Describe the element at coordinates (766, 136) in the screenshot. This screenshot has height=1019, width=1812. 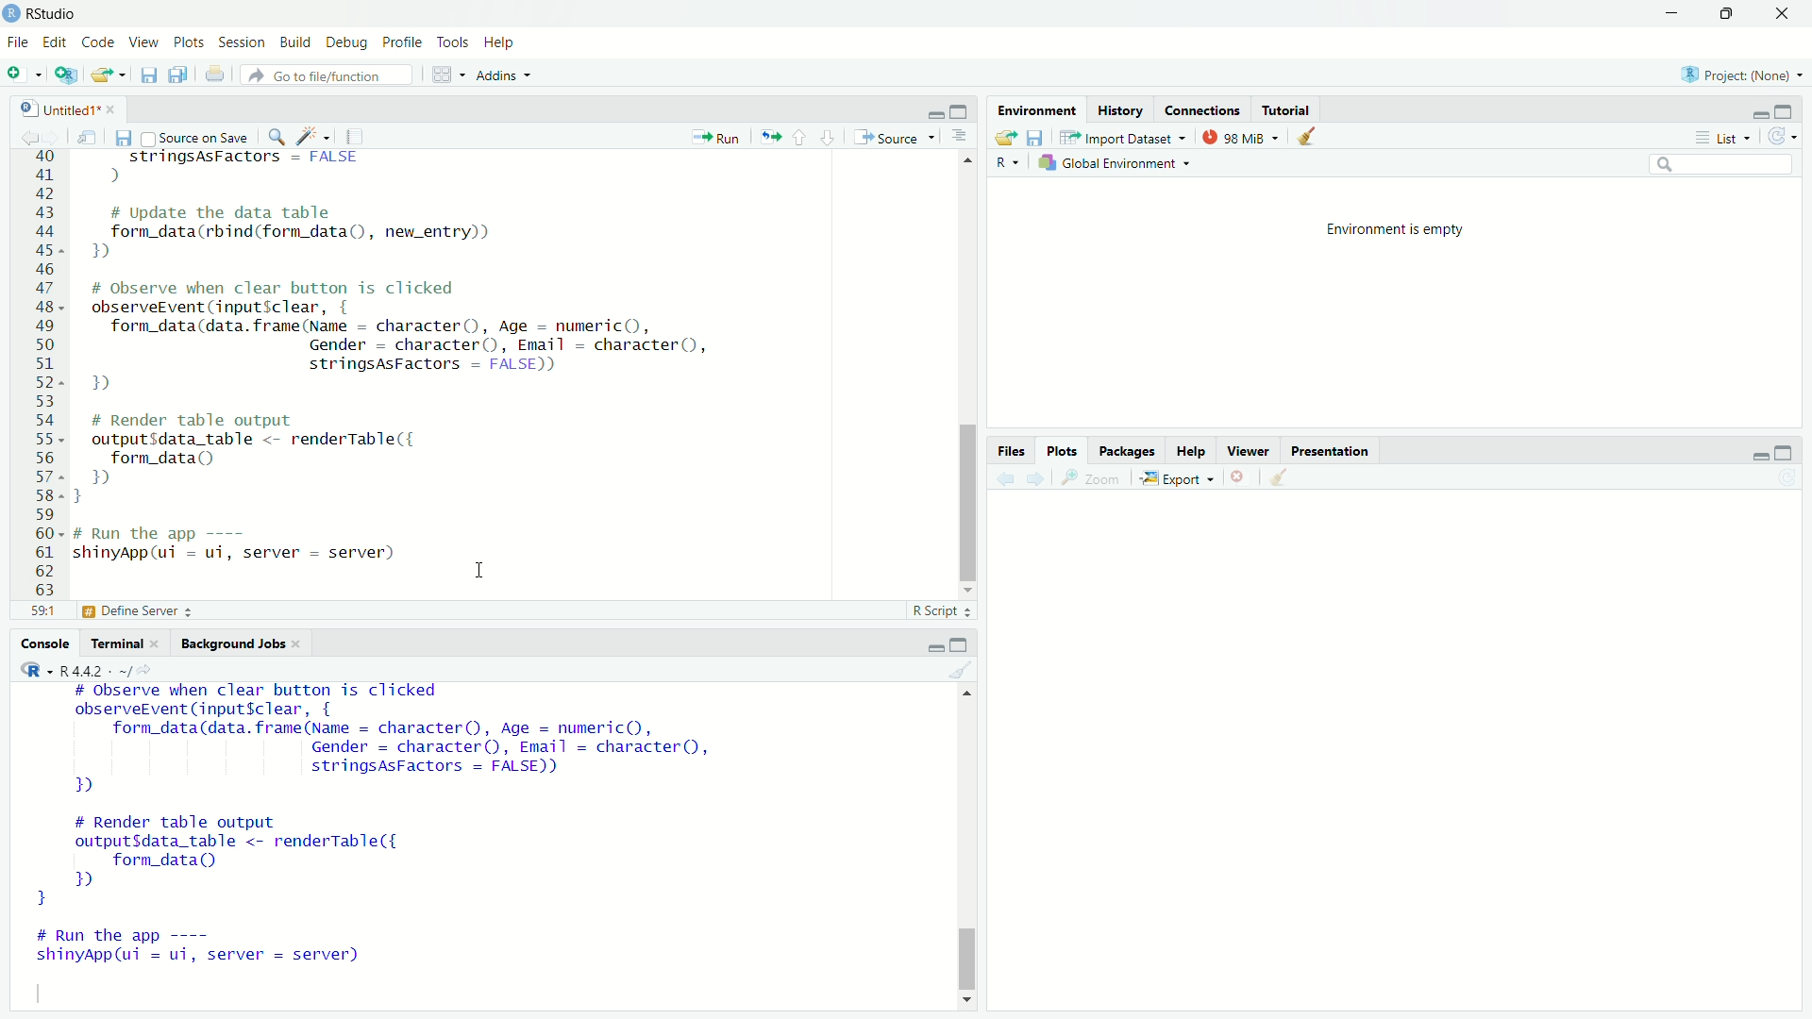
I see `re-run the previous code region` at that location.